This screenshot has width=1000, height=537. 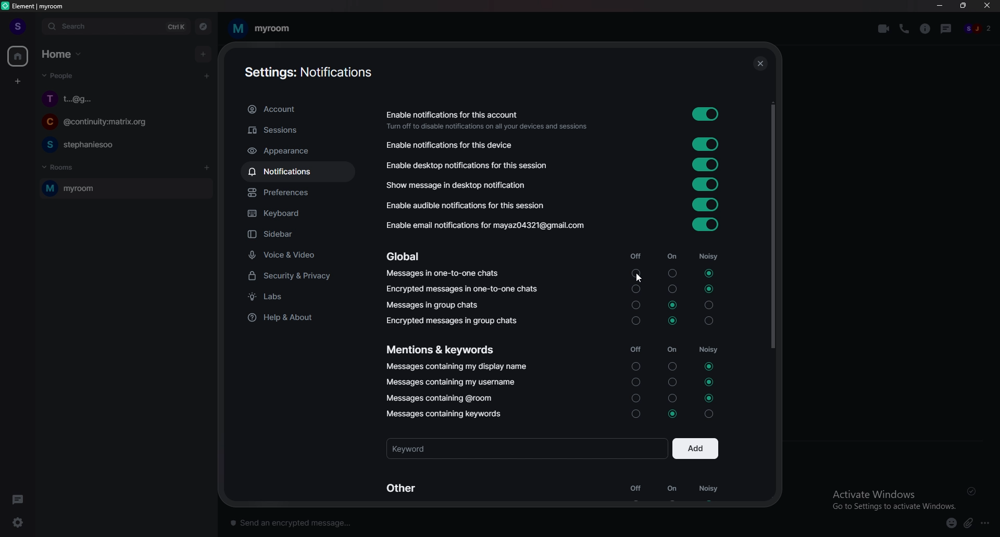 What do you see at coordinates (981, 29) in the screenshot?
I see `people` at bounding box center [981, 29].